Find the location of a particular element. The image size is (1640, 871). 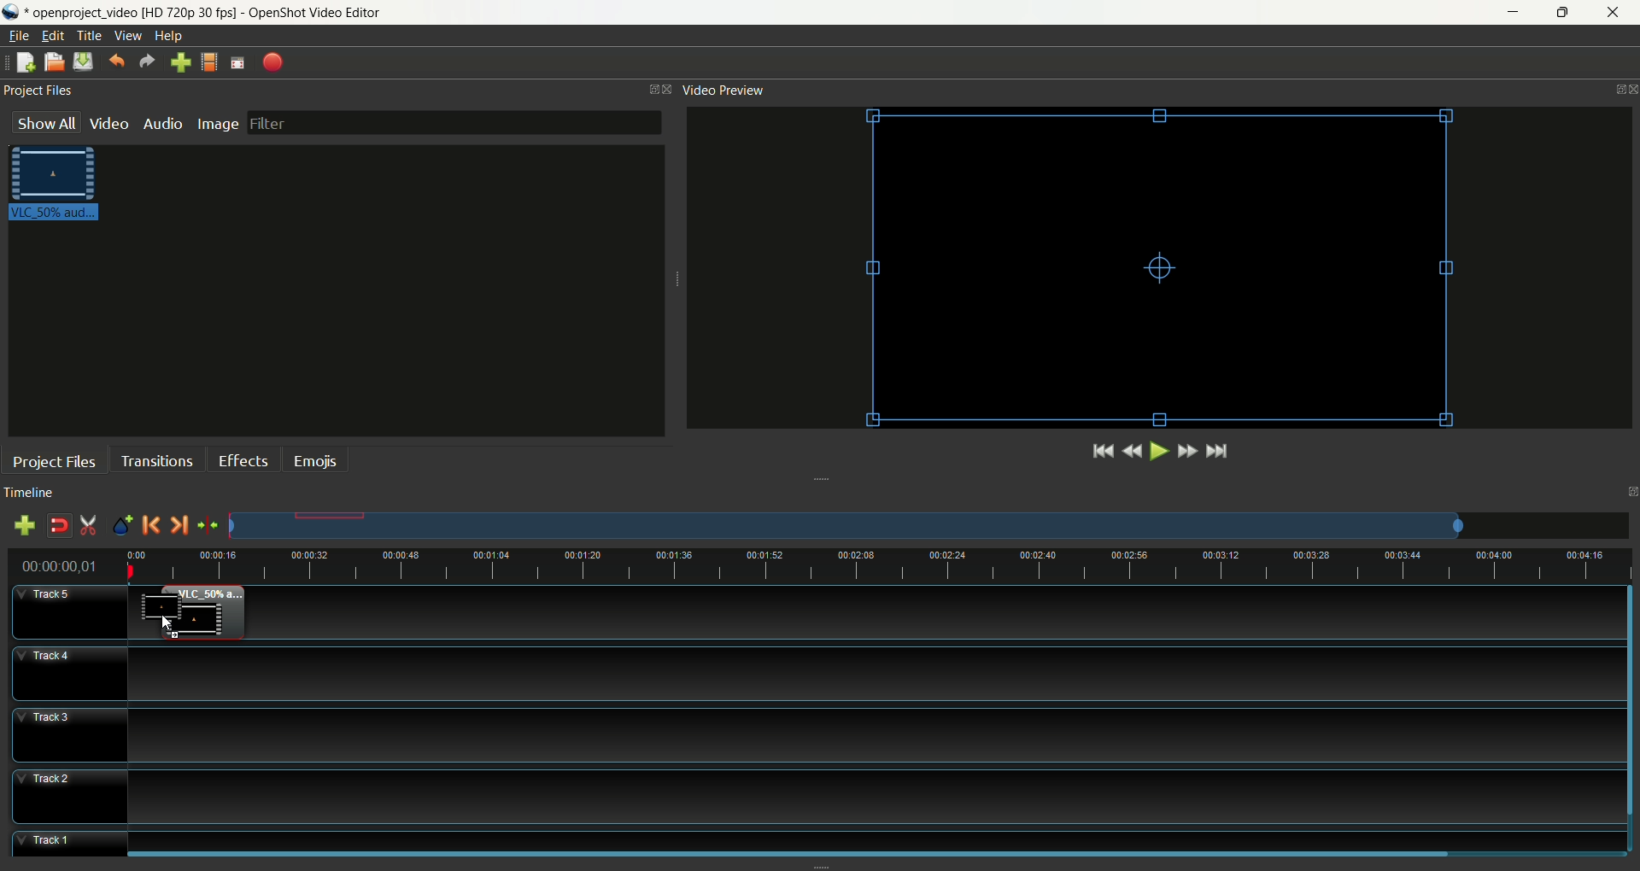

edit is located at coordinates (52, 35).